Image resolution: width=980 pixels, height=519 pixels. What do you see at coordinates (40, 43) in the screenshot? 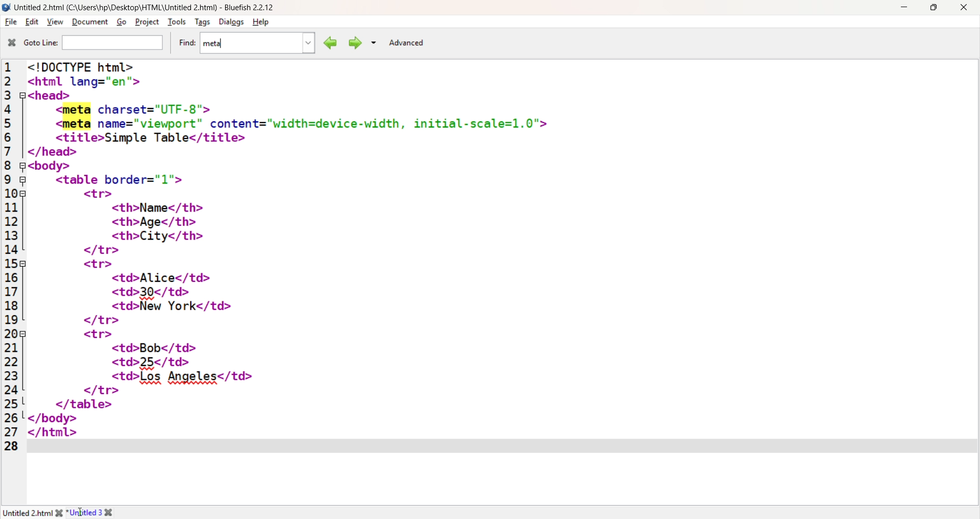
I see `Goto Line:` at bounding box center [40, 43].